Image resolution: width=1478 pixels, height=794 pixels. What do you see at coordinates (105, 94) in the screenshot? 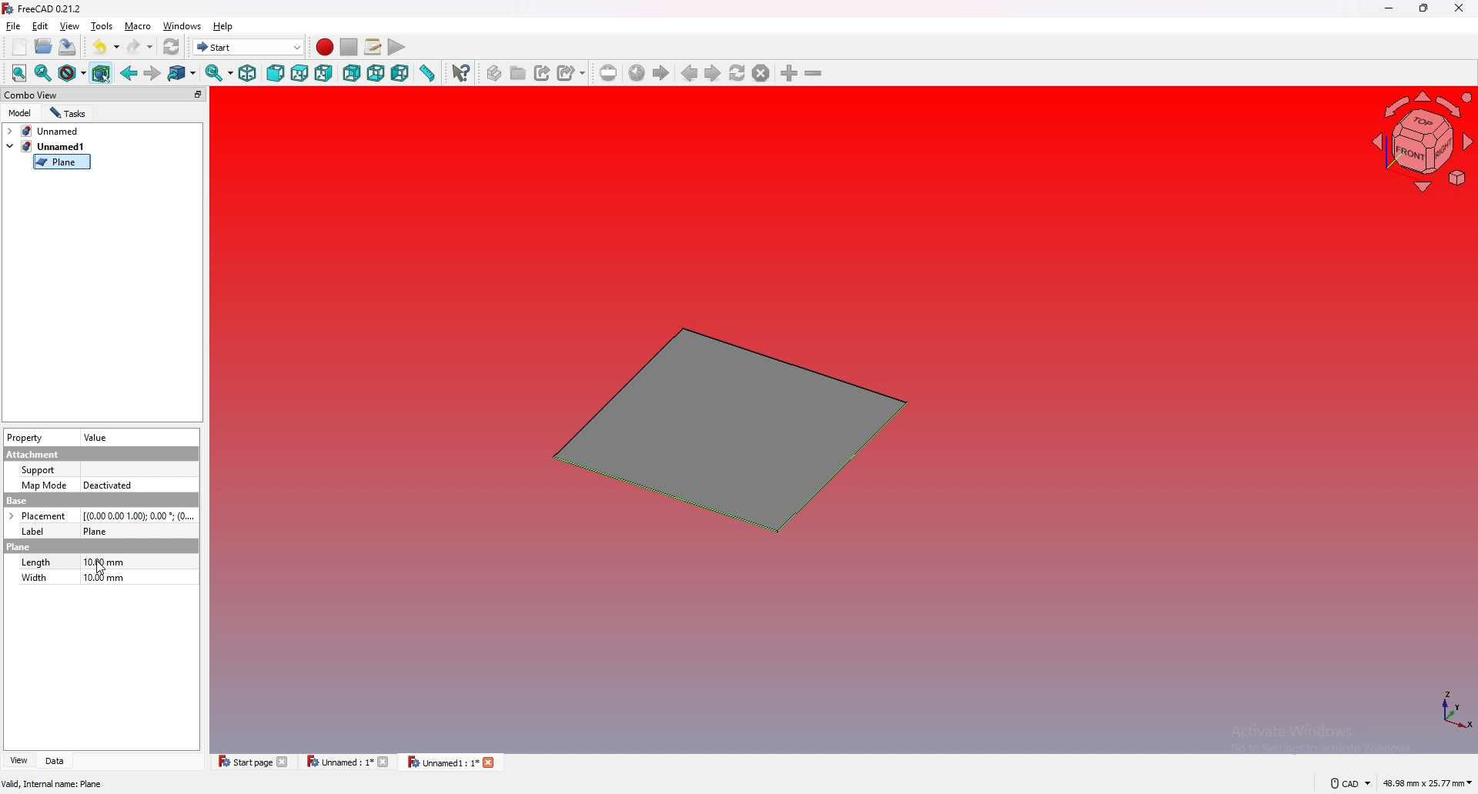
I see `combo view` at bounding box center [105, 94].